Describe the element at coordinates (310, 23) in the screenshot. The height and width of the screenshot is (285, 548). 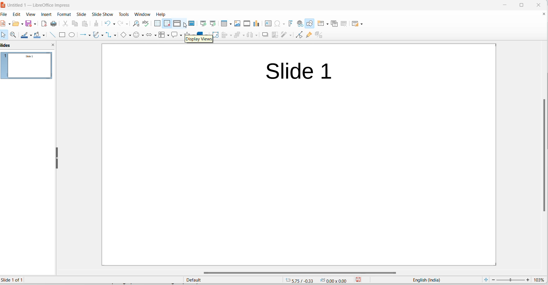
I see `draw shapes tools` at that location.